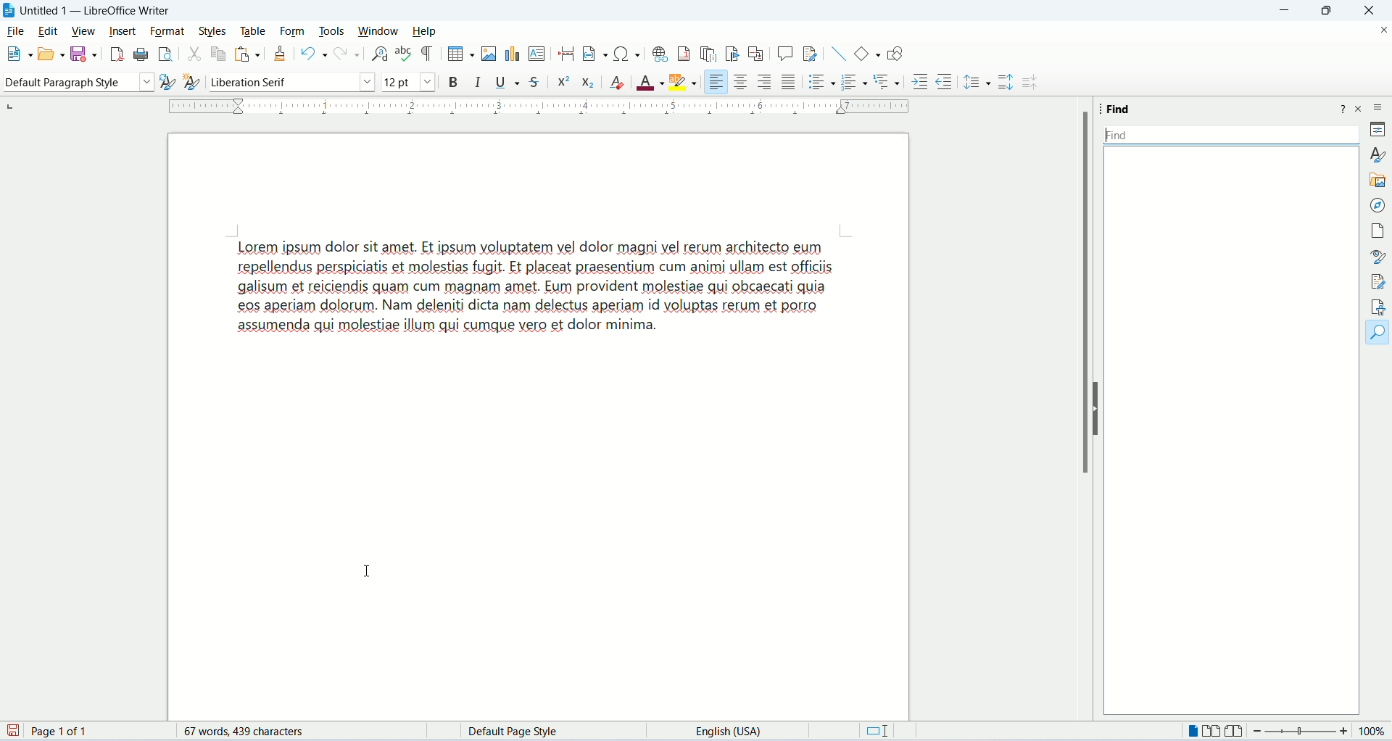 The image size is (1392, 741). What do you see at coordinates (1380, 257) in the screenshot?
I see `style inspector` at bounding box center [1380, 257].